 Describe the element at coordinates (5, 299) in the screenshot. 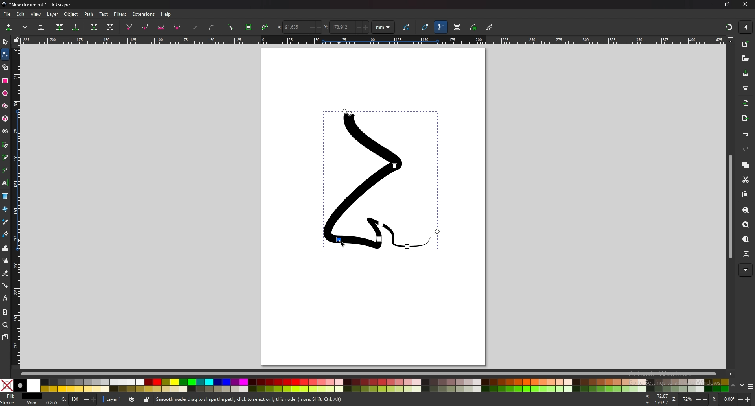

I see `lpe` at that location.